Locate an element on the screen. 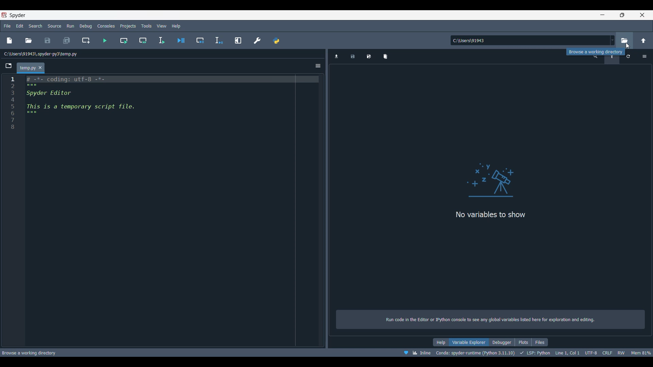 The height and width of the screenshot is (367, 653). Save data is located at coordinates (353, 56).